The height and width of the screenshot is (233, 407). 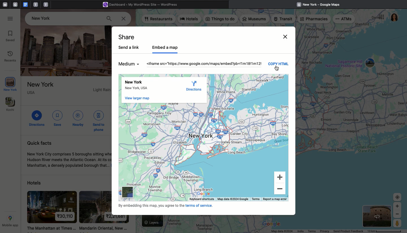 I want to click on Satelite, so click(x=377, y=216).